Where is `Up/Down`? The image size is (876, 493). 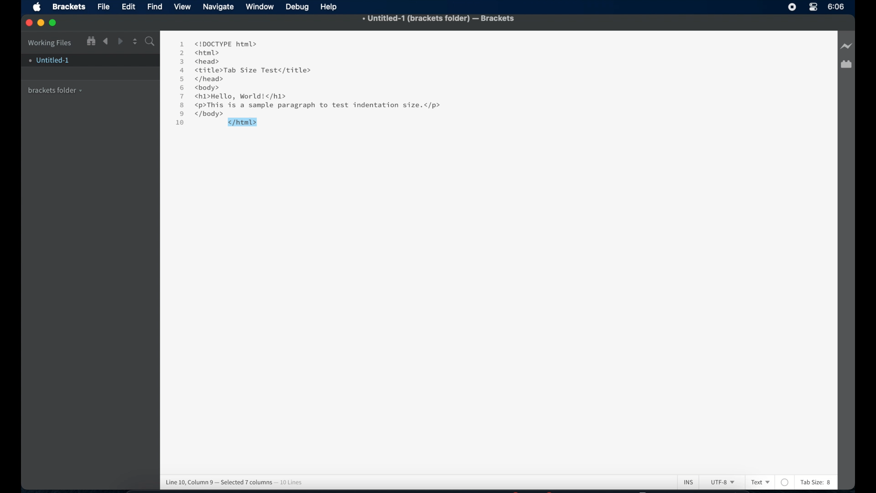
Up/Down is located at coordinates (135, 41).